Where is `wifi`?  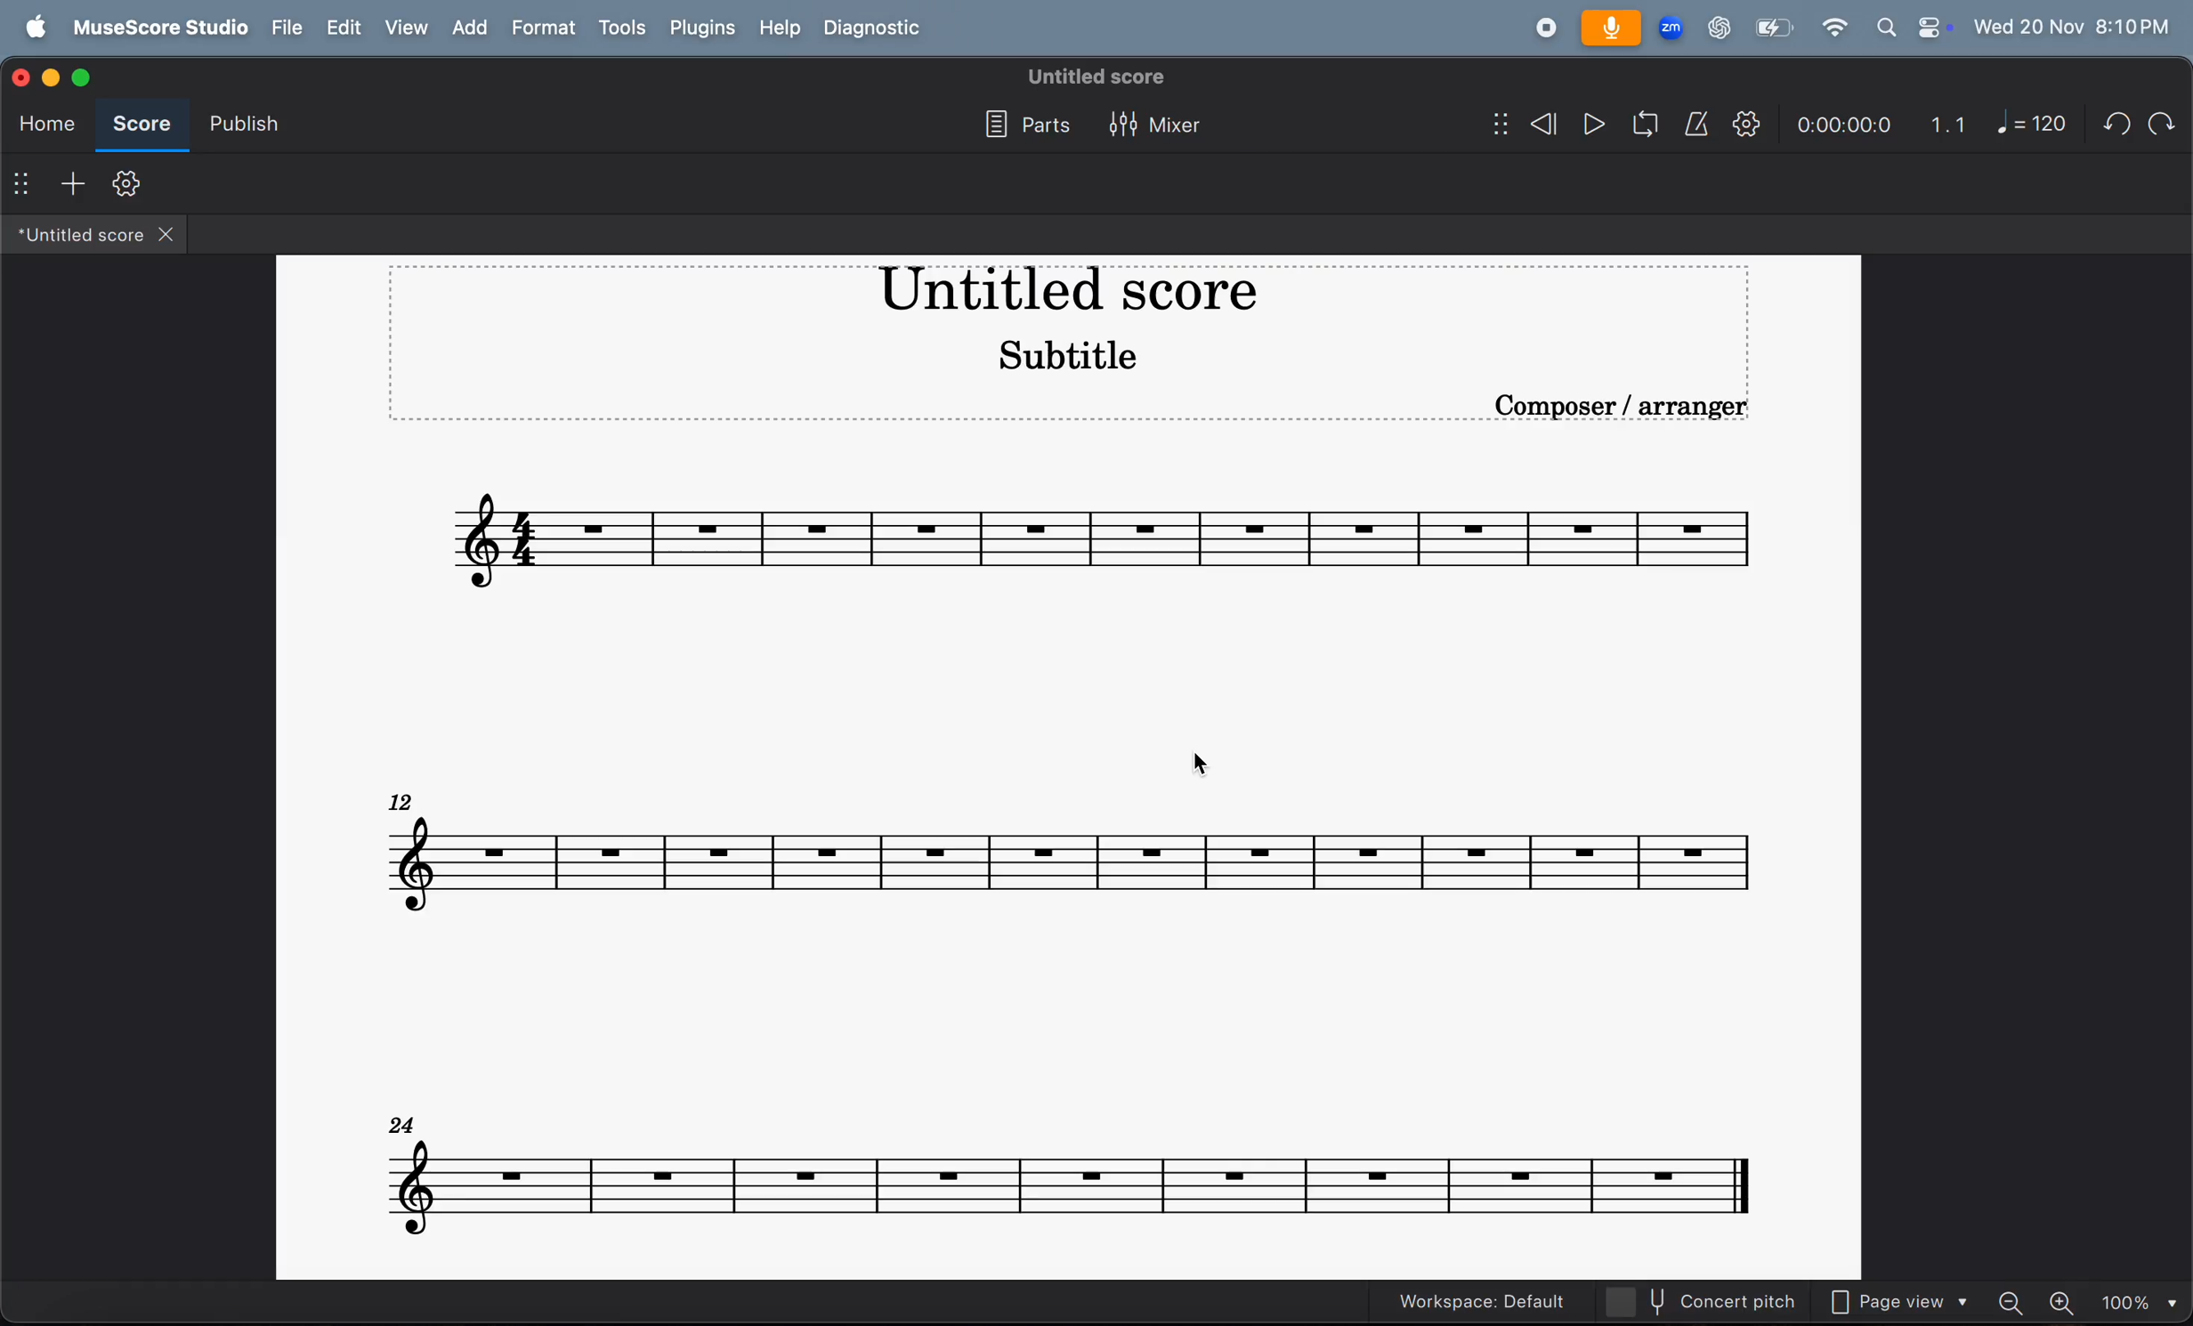 wifi is located at coordinates (1833, 27).